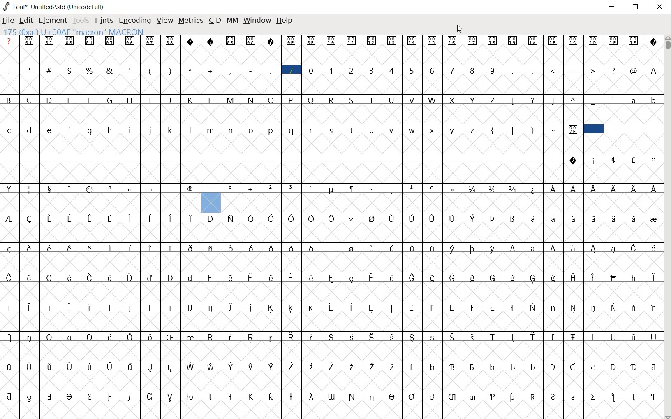 Image resolution: width=671 pixels, height=419 pixels. What do you see at coordinates (667, 228) in the screenshot?
I see `SCROLLBAR` at bounding box center [667, 228].